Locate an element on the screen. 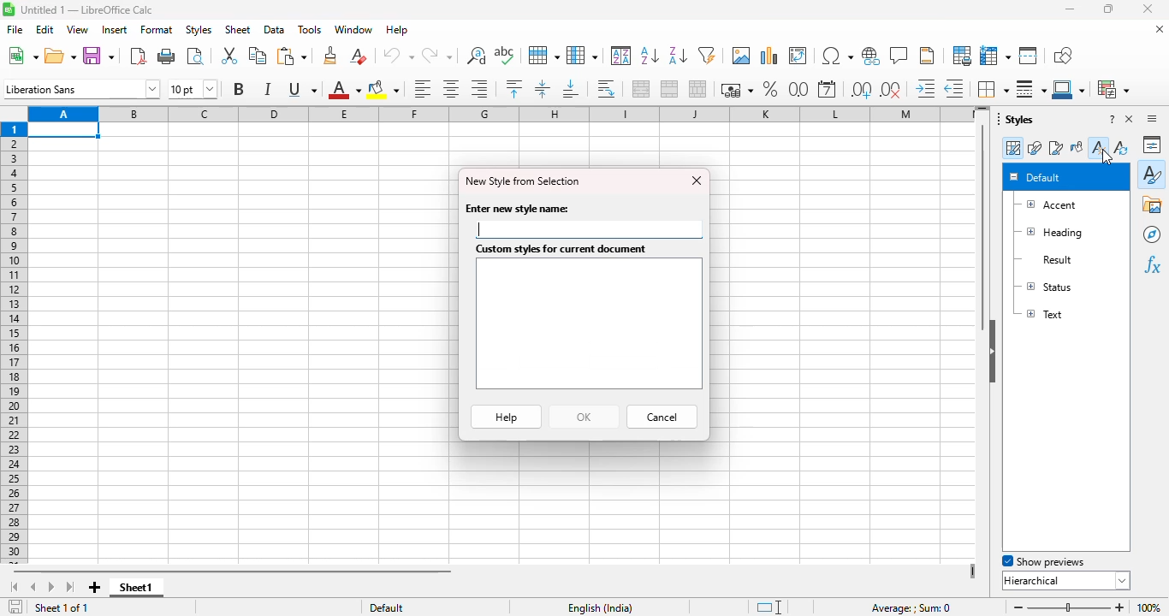 This screenshot has width=1169, height=616. bold is located at coordinates (237, 89).